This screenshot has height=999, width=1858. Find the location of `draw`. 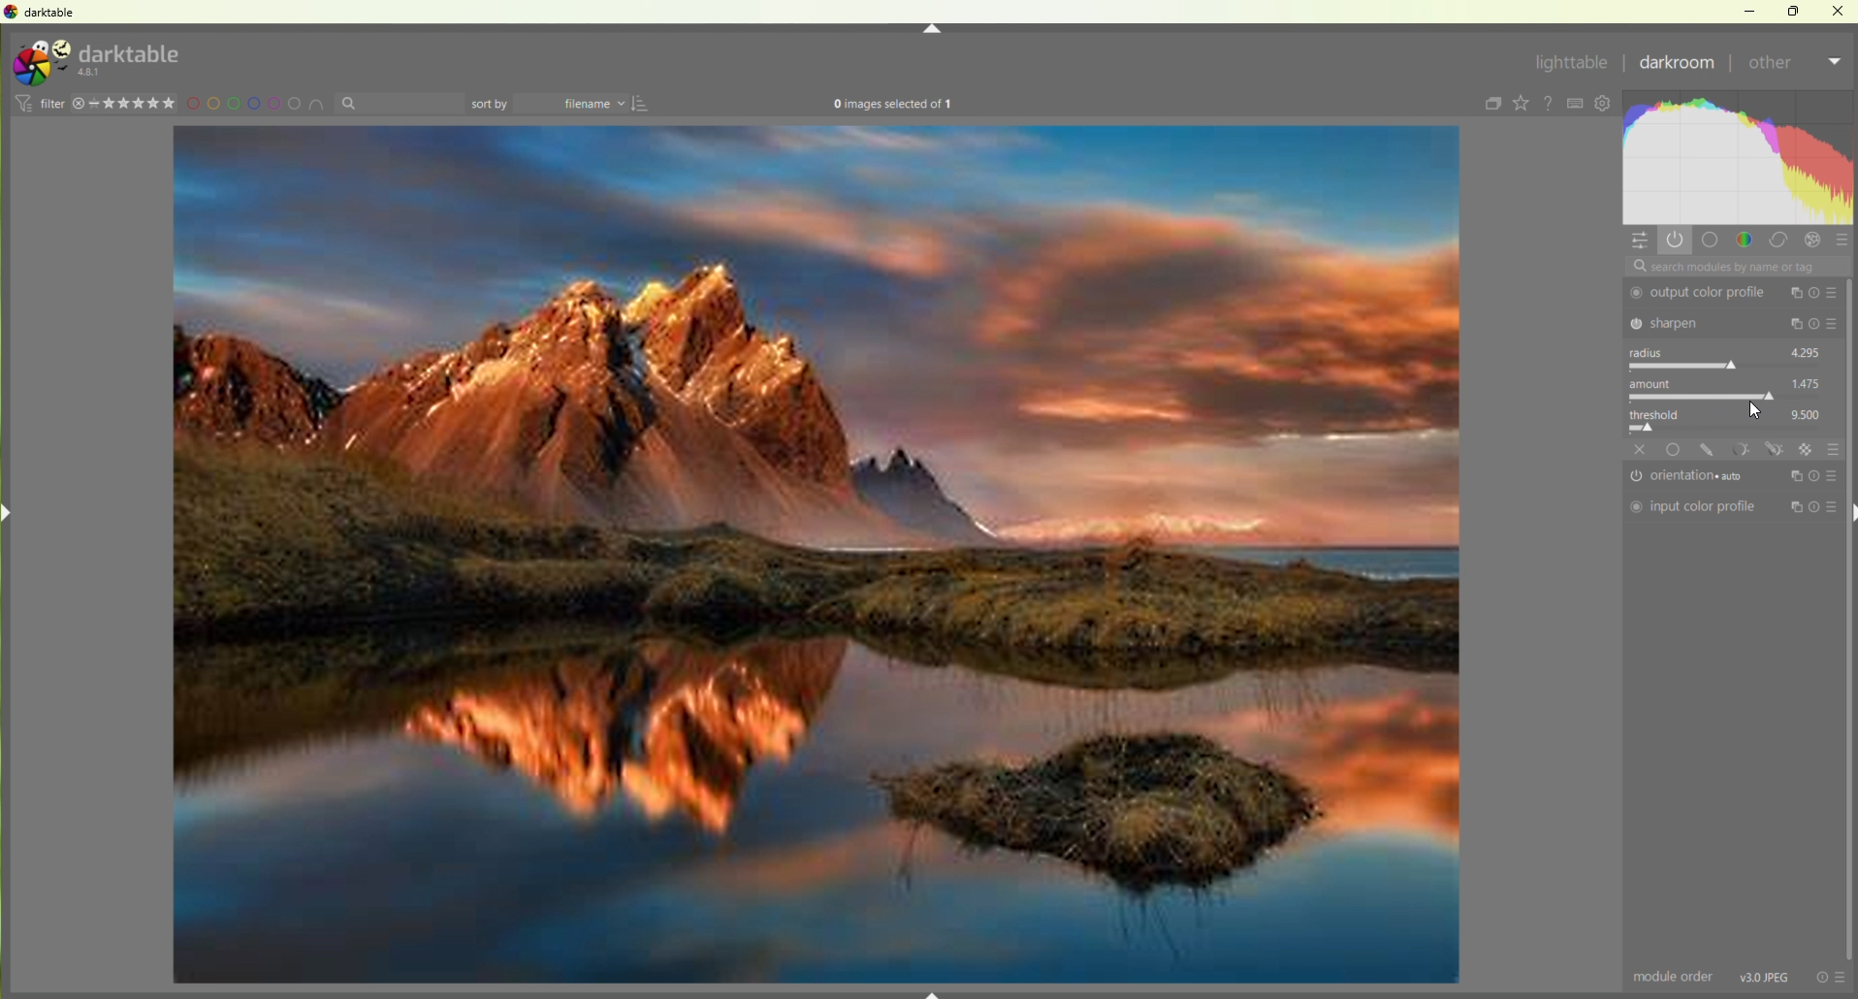

draw is located at coordinates (1710, 450).